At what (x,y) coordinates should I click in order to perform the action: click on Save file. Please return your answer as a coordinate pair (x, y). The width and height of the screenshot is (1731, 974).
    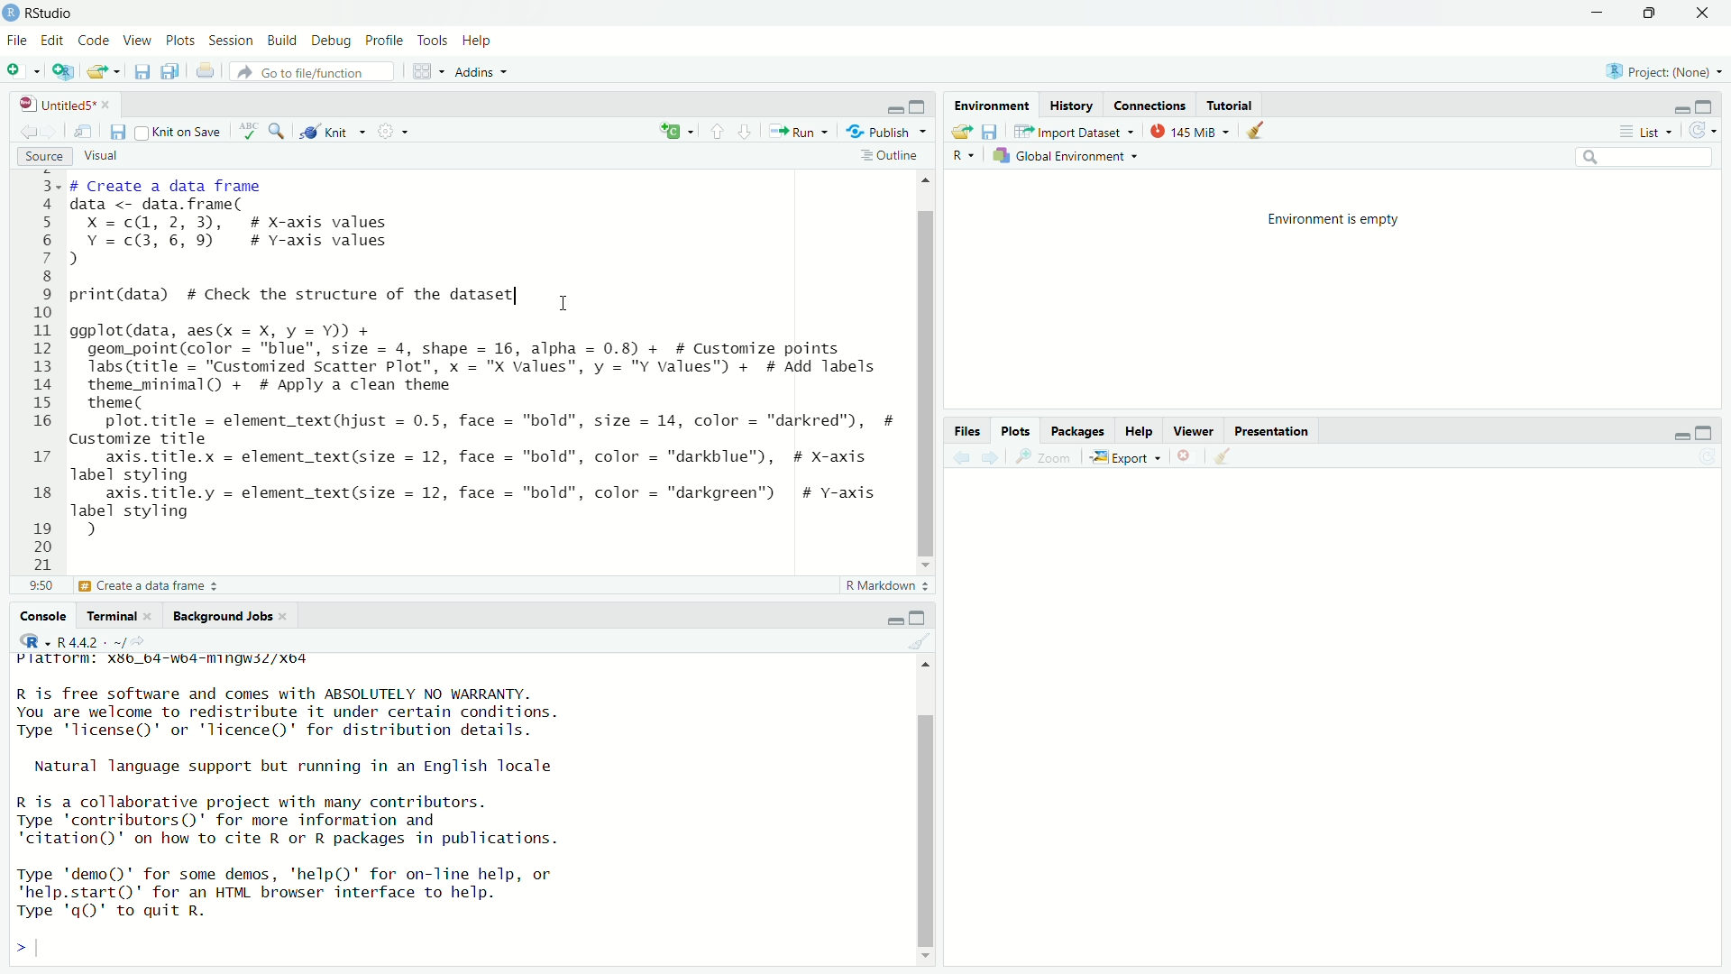
    Looking at the image, I should click on (990, 132).